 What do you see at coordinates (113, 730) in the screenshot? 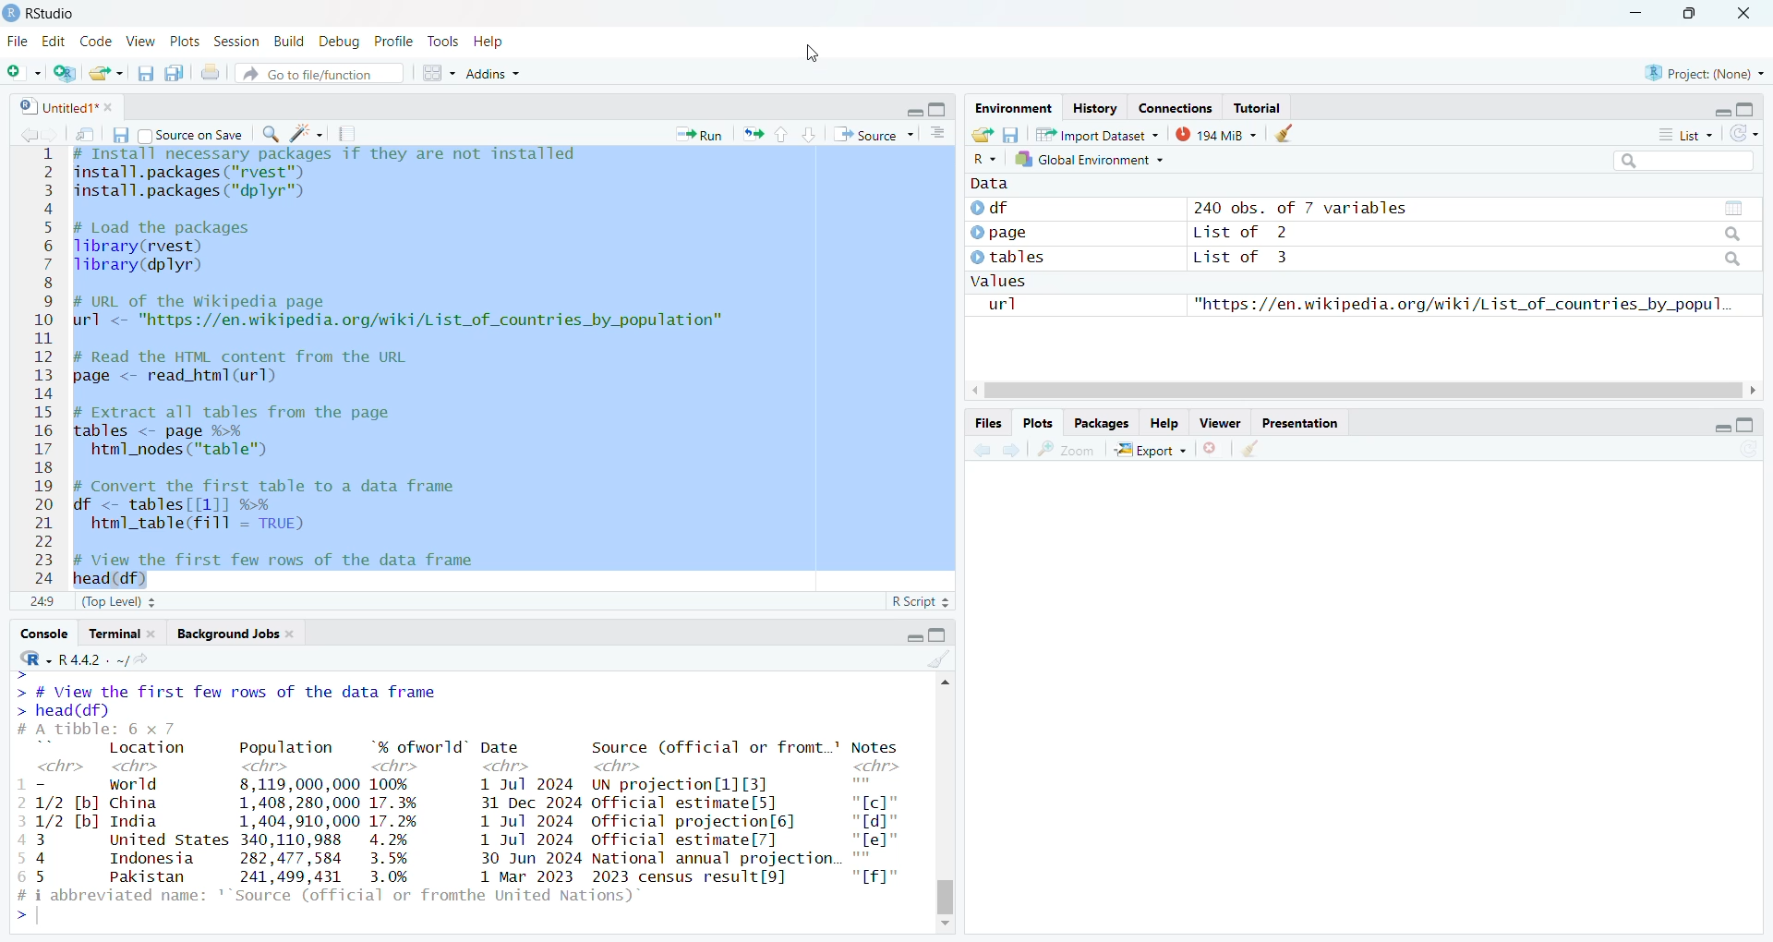
I see `# A tibble: 6 x 7` at bounding box center [113, 730].